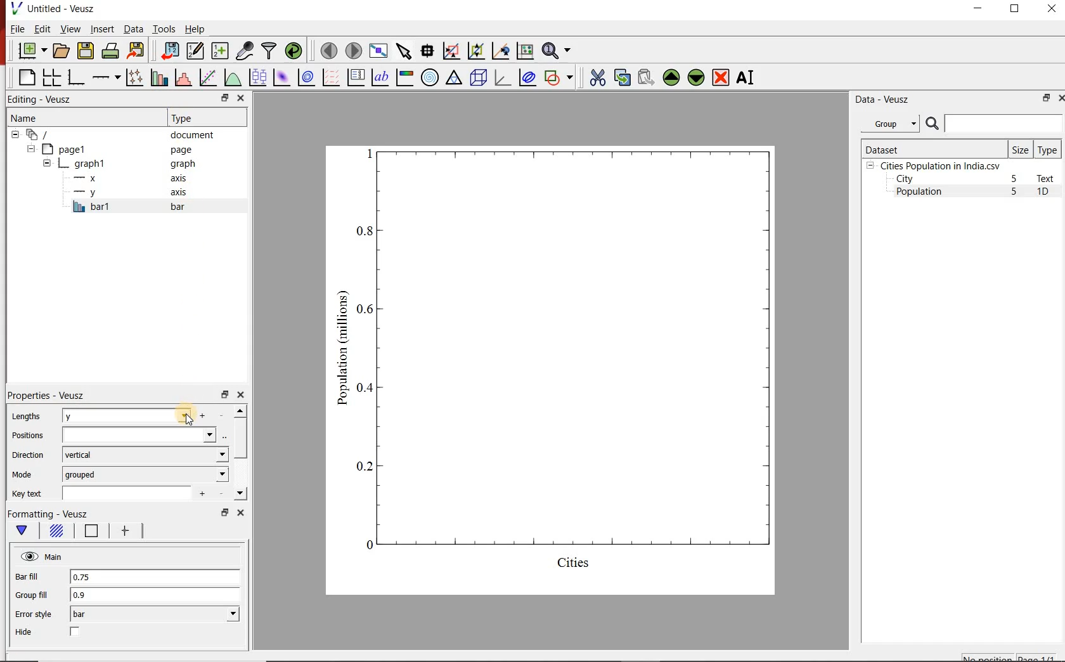 This screenshot has height=662, width=1065. I want to click on text label, so click(380, 77).